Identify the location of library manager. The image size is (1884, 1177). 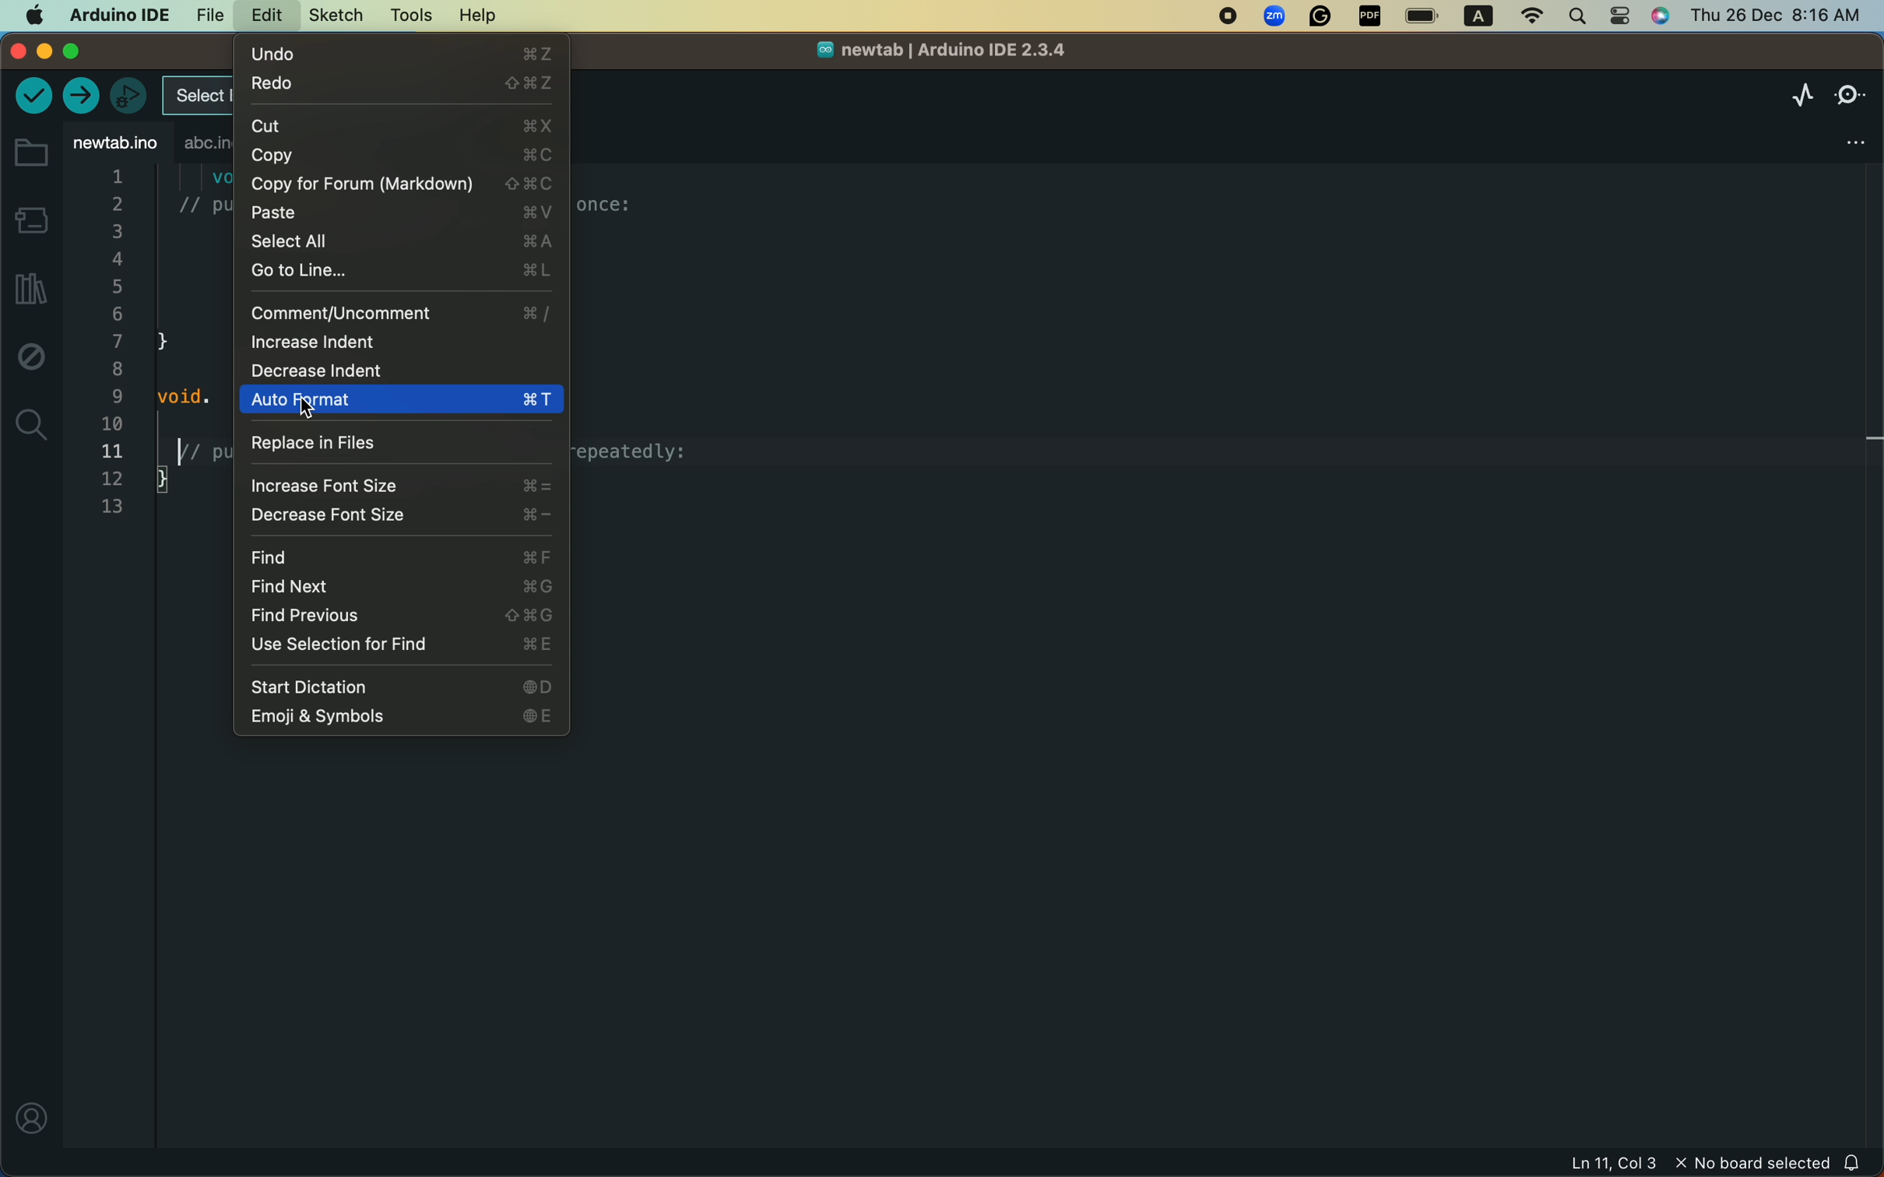
(27, 290).